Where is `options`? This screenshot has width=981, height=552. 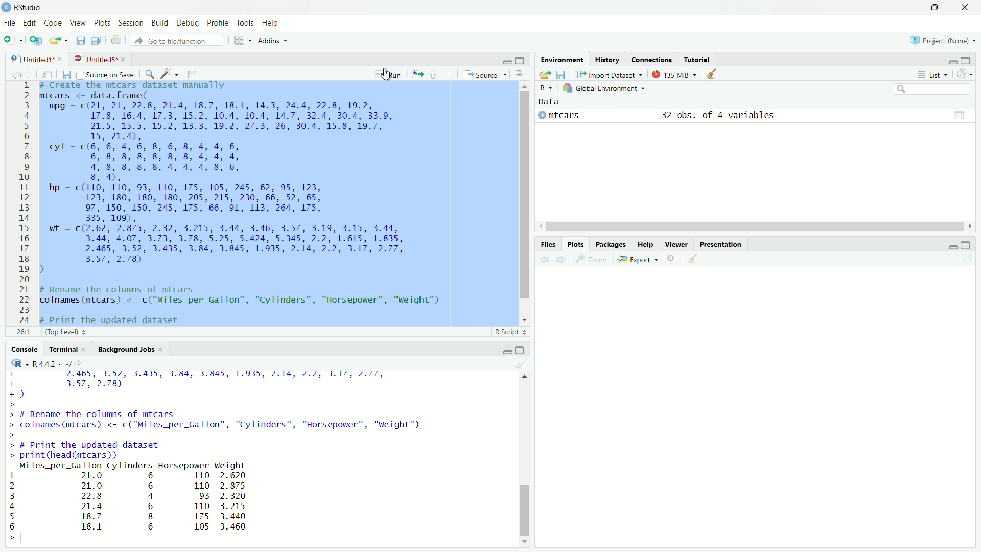
options is located at coordinates (522, 74).